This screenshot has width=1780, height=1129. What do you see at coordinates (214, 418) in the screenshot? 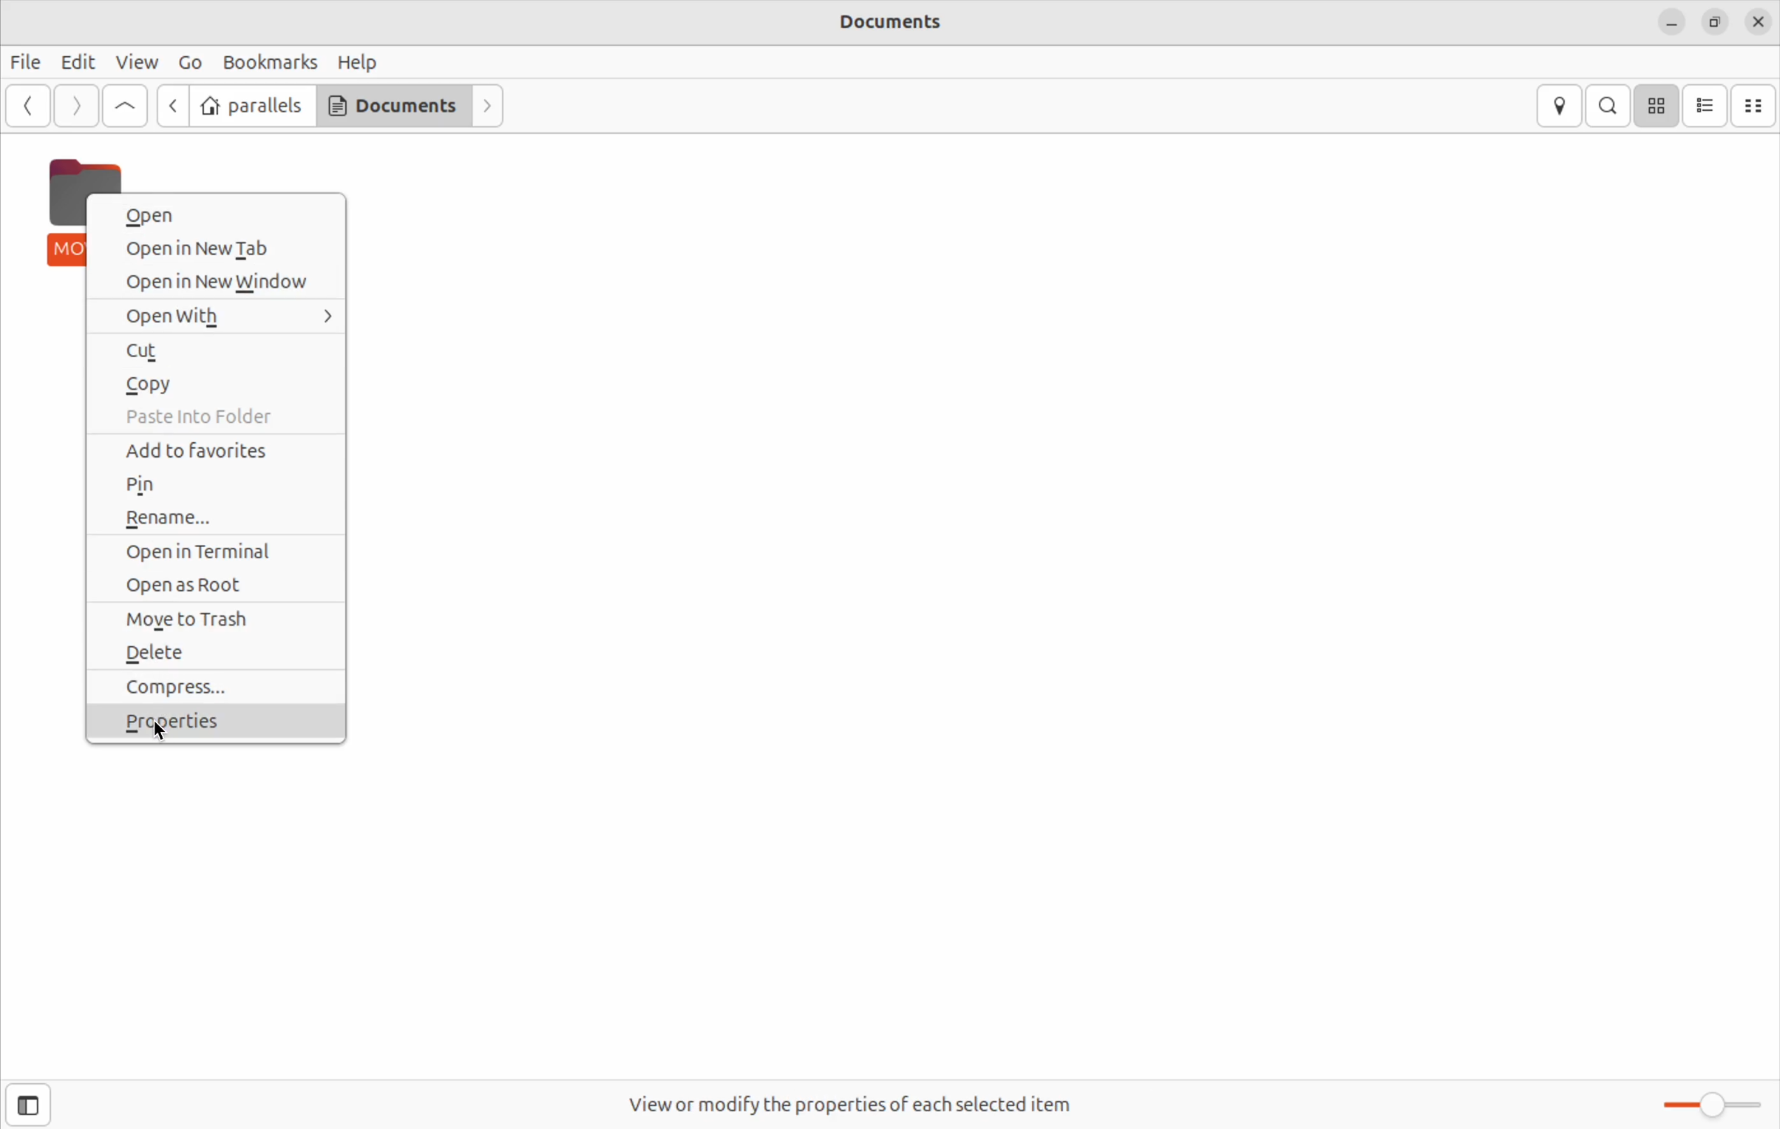
I see `paste into  a folder` at bounding box center [214, 418].